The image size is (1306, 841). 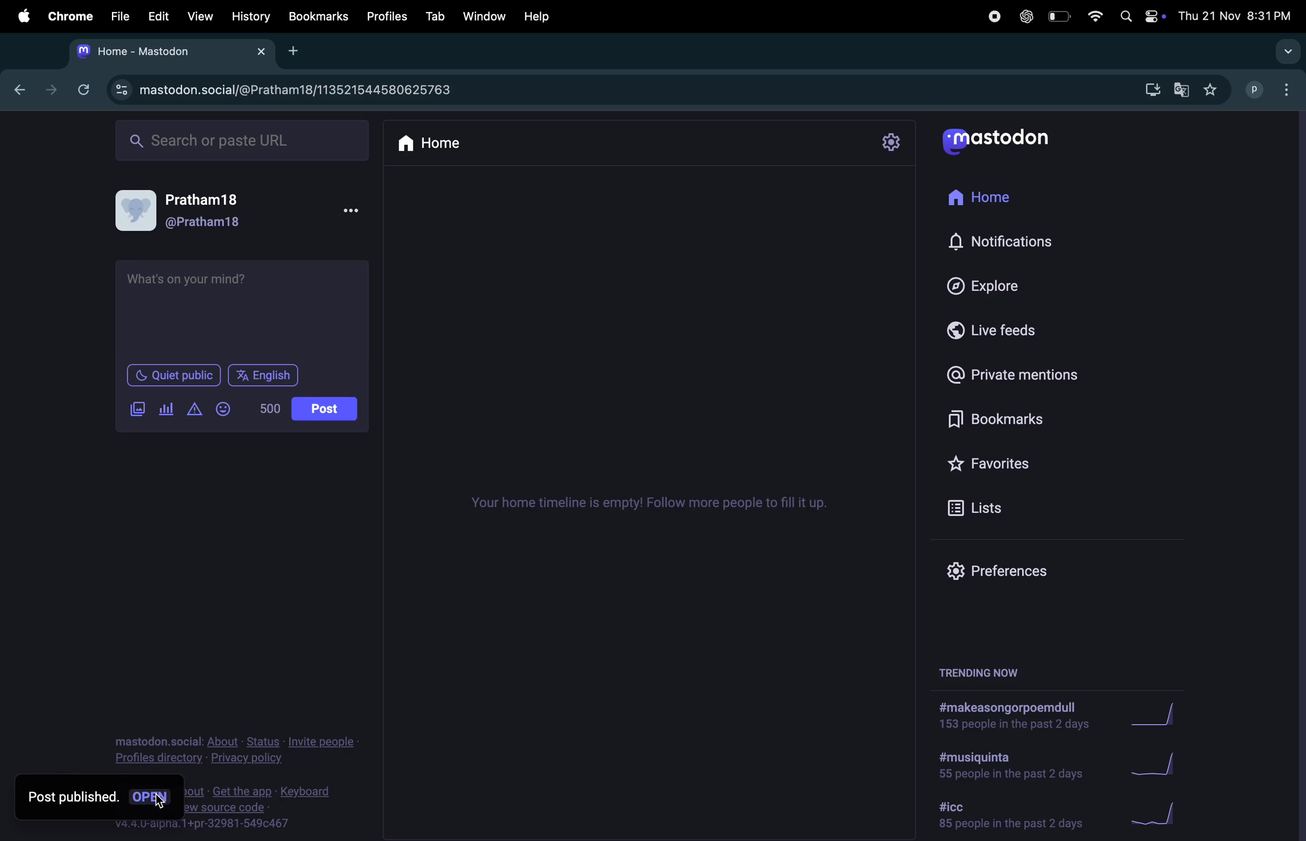 What do you see at coordinates (435, 16) in the screenshot?
I see `tab` at bounding box center [435, 16].